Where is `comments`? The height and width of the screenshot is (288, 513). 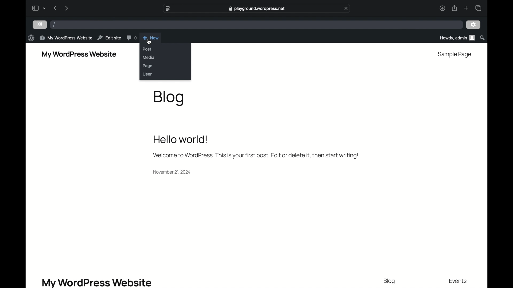 comments is located at coordinates (131, 38).